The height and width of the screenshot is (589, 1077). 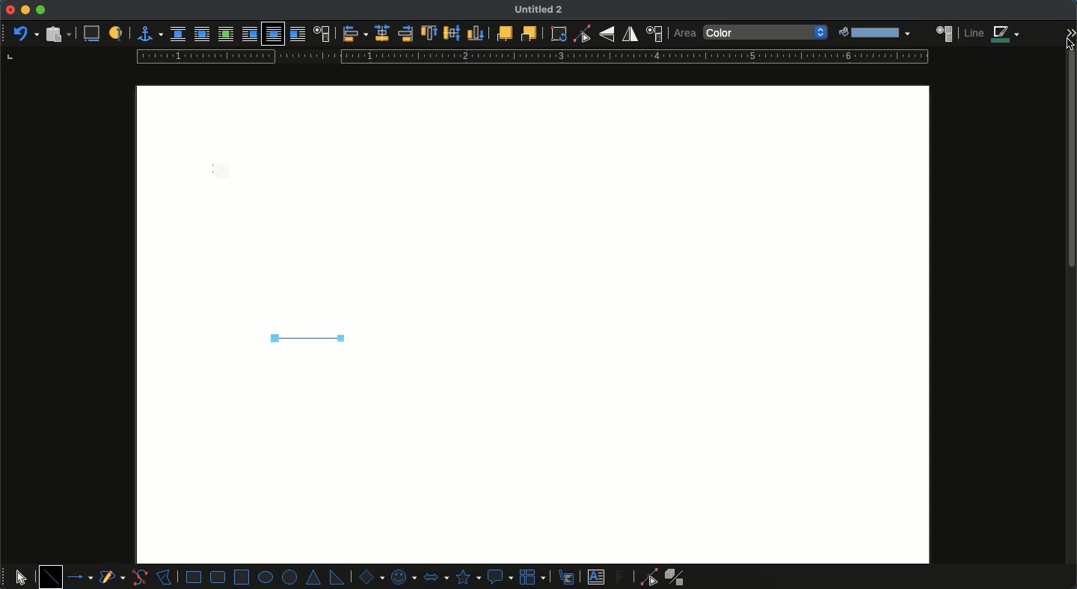 I want to click on scroll, so click(x=1072, y=324).